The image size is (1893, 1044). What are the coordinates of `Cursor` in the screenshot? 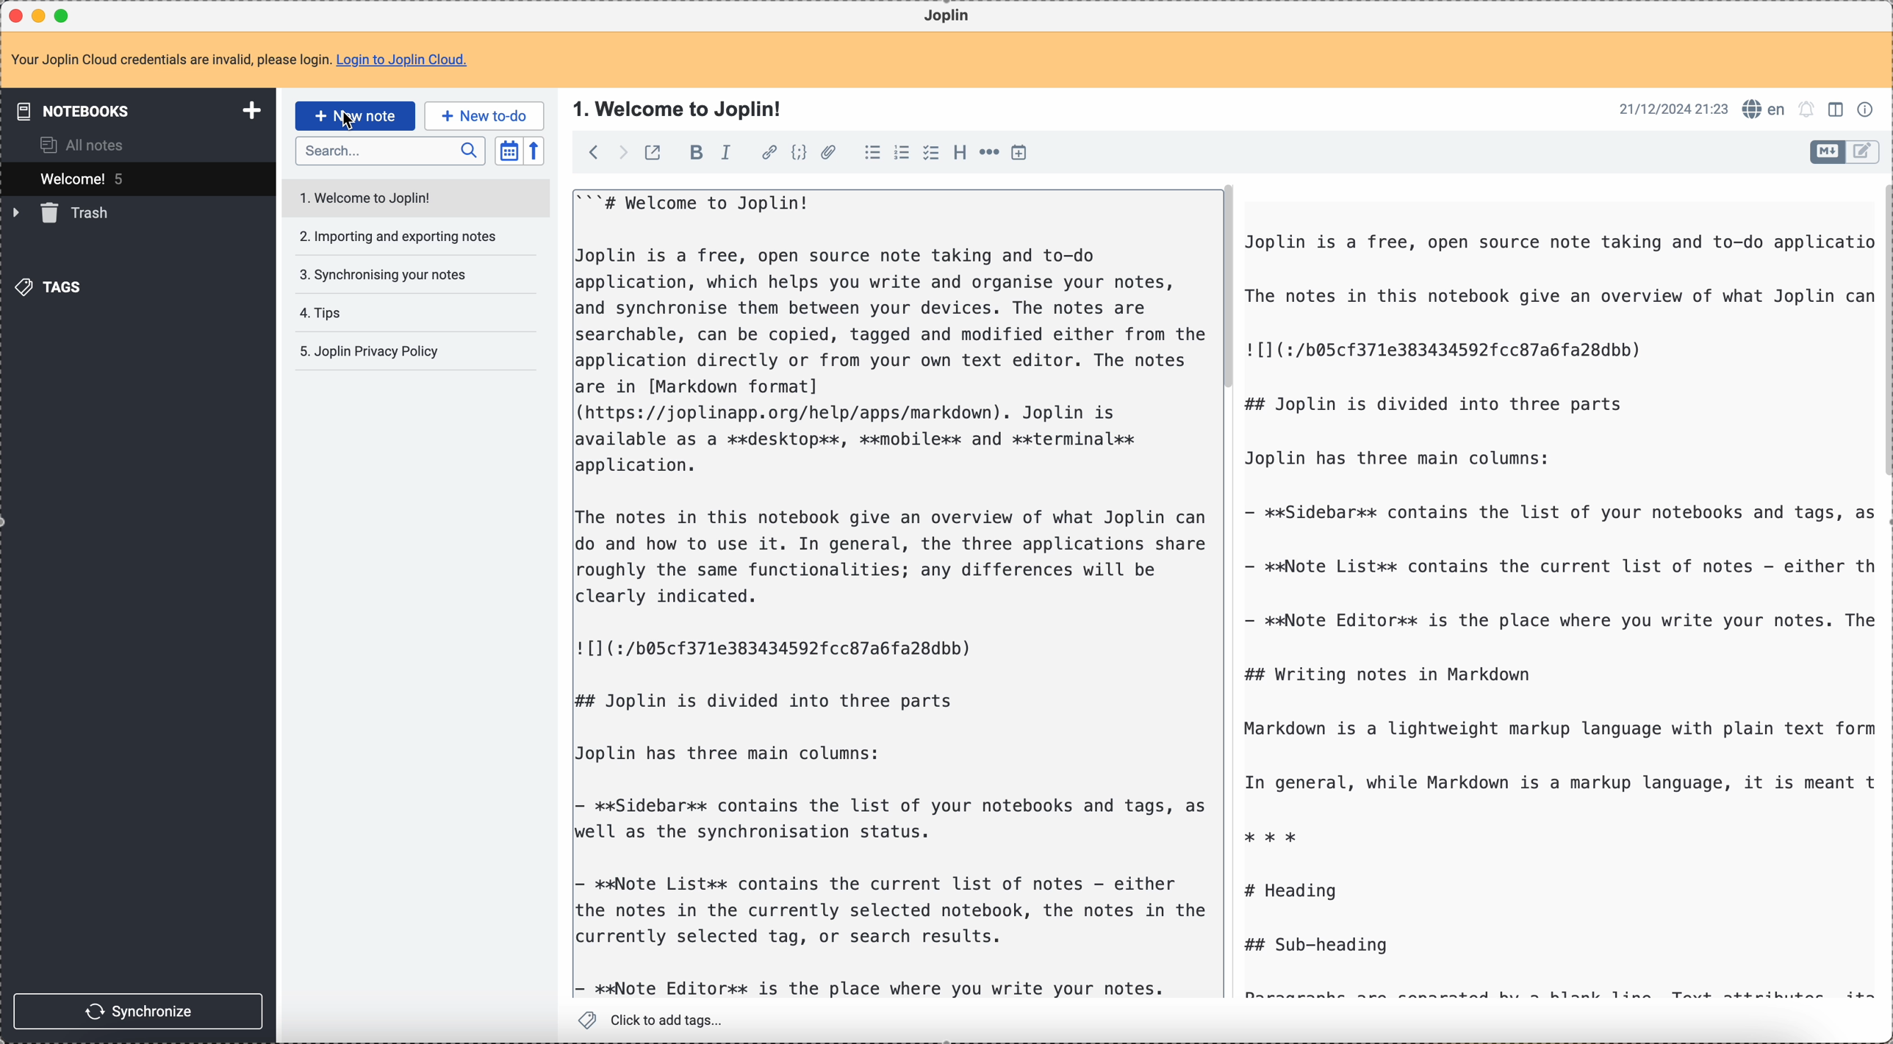 It's located at (347, 123).